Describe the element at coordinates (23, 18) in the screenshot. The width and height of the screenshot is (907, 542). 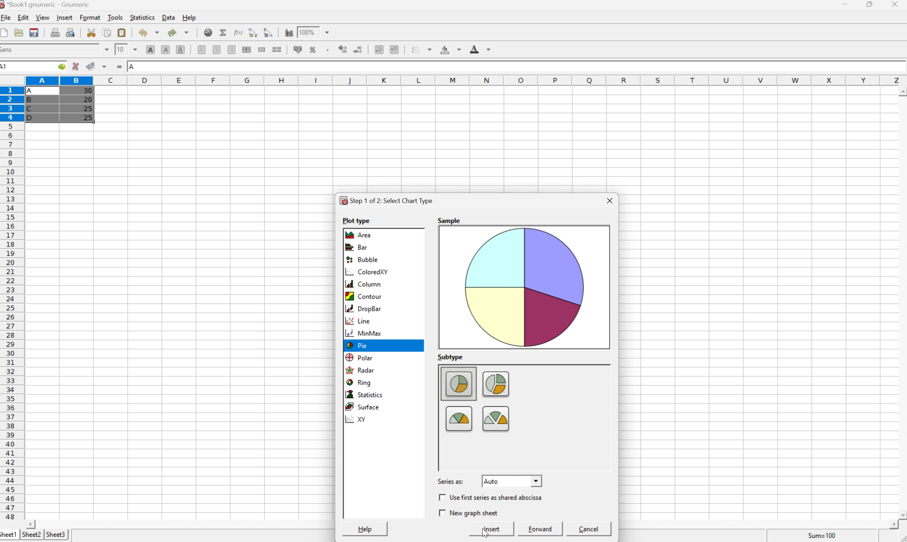
I see `Edit` at that location.